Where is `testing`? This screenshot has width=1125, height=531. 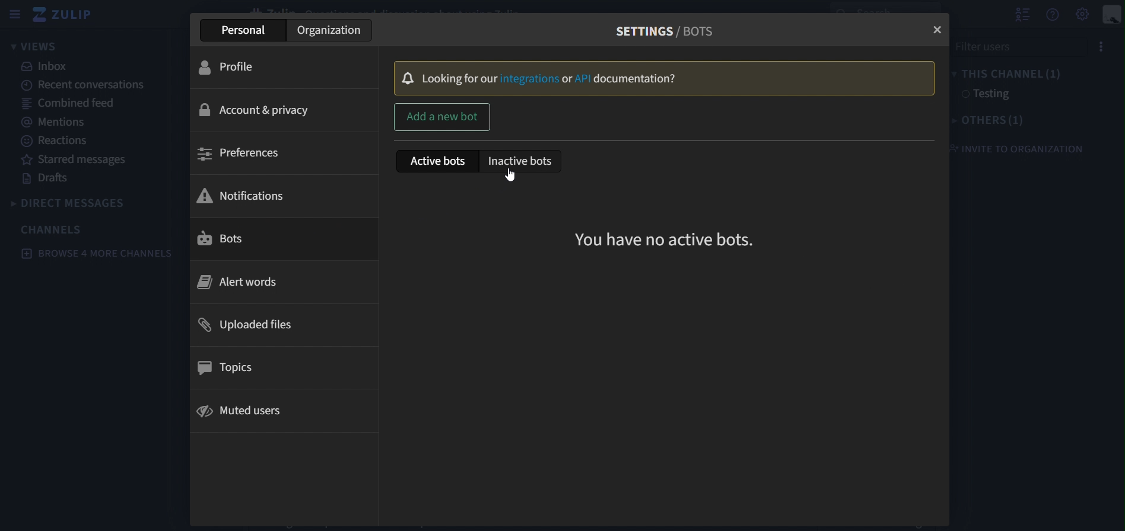
testing is located at coordinates (983, 95).